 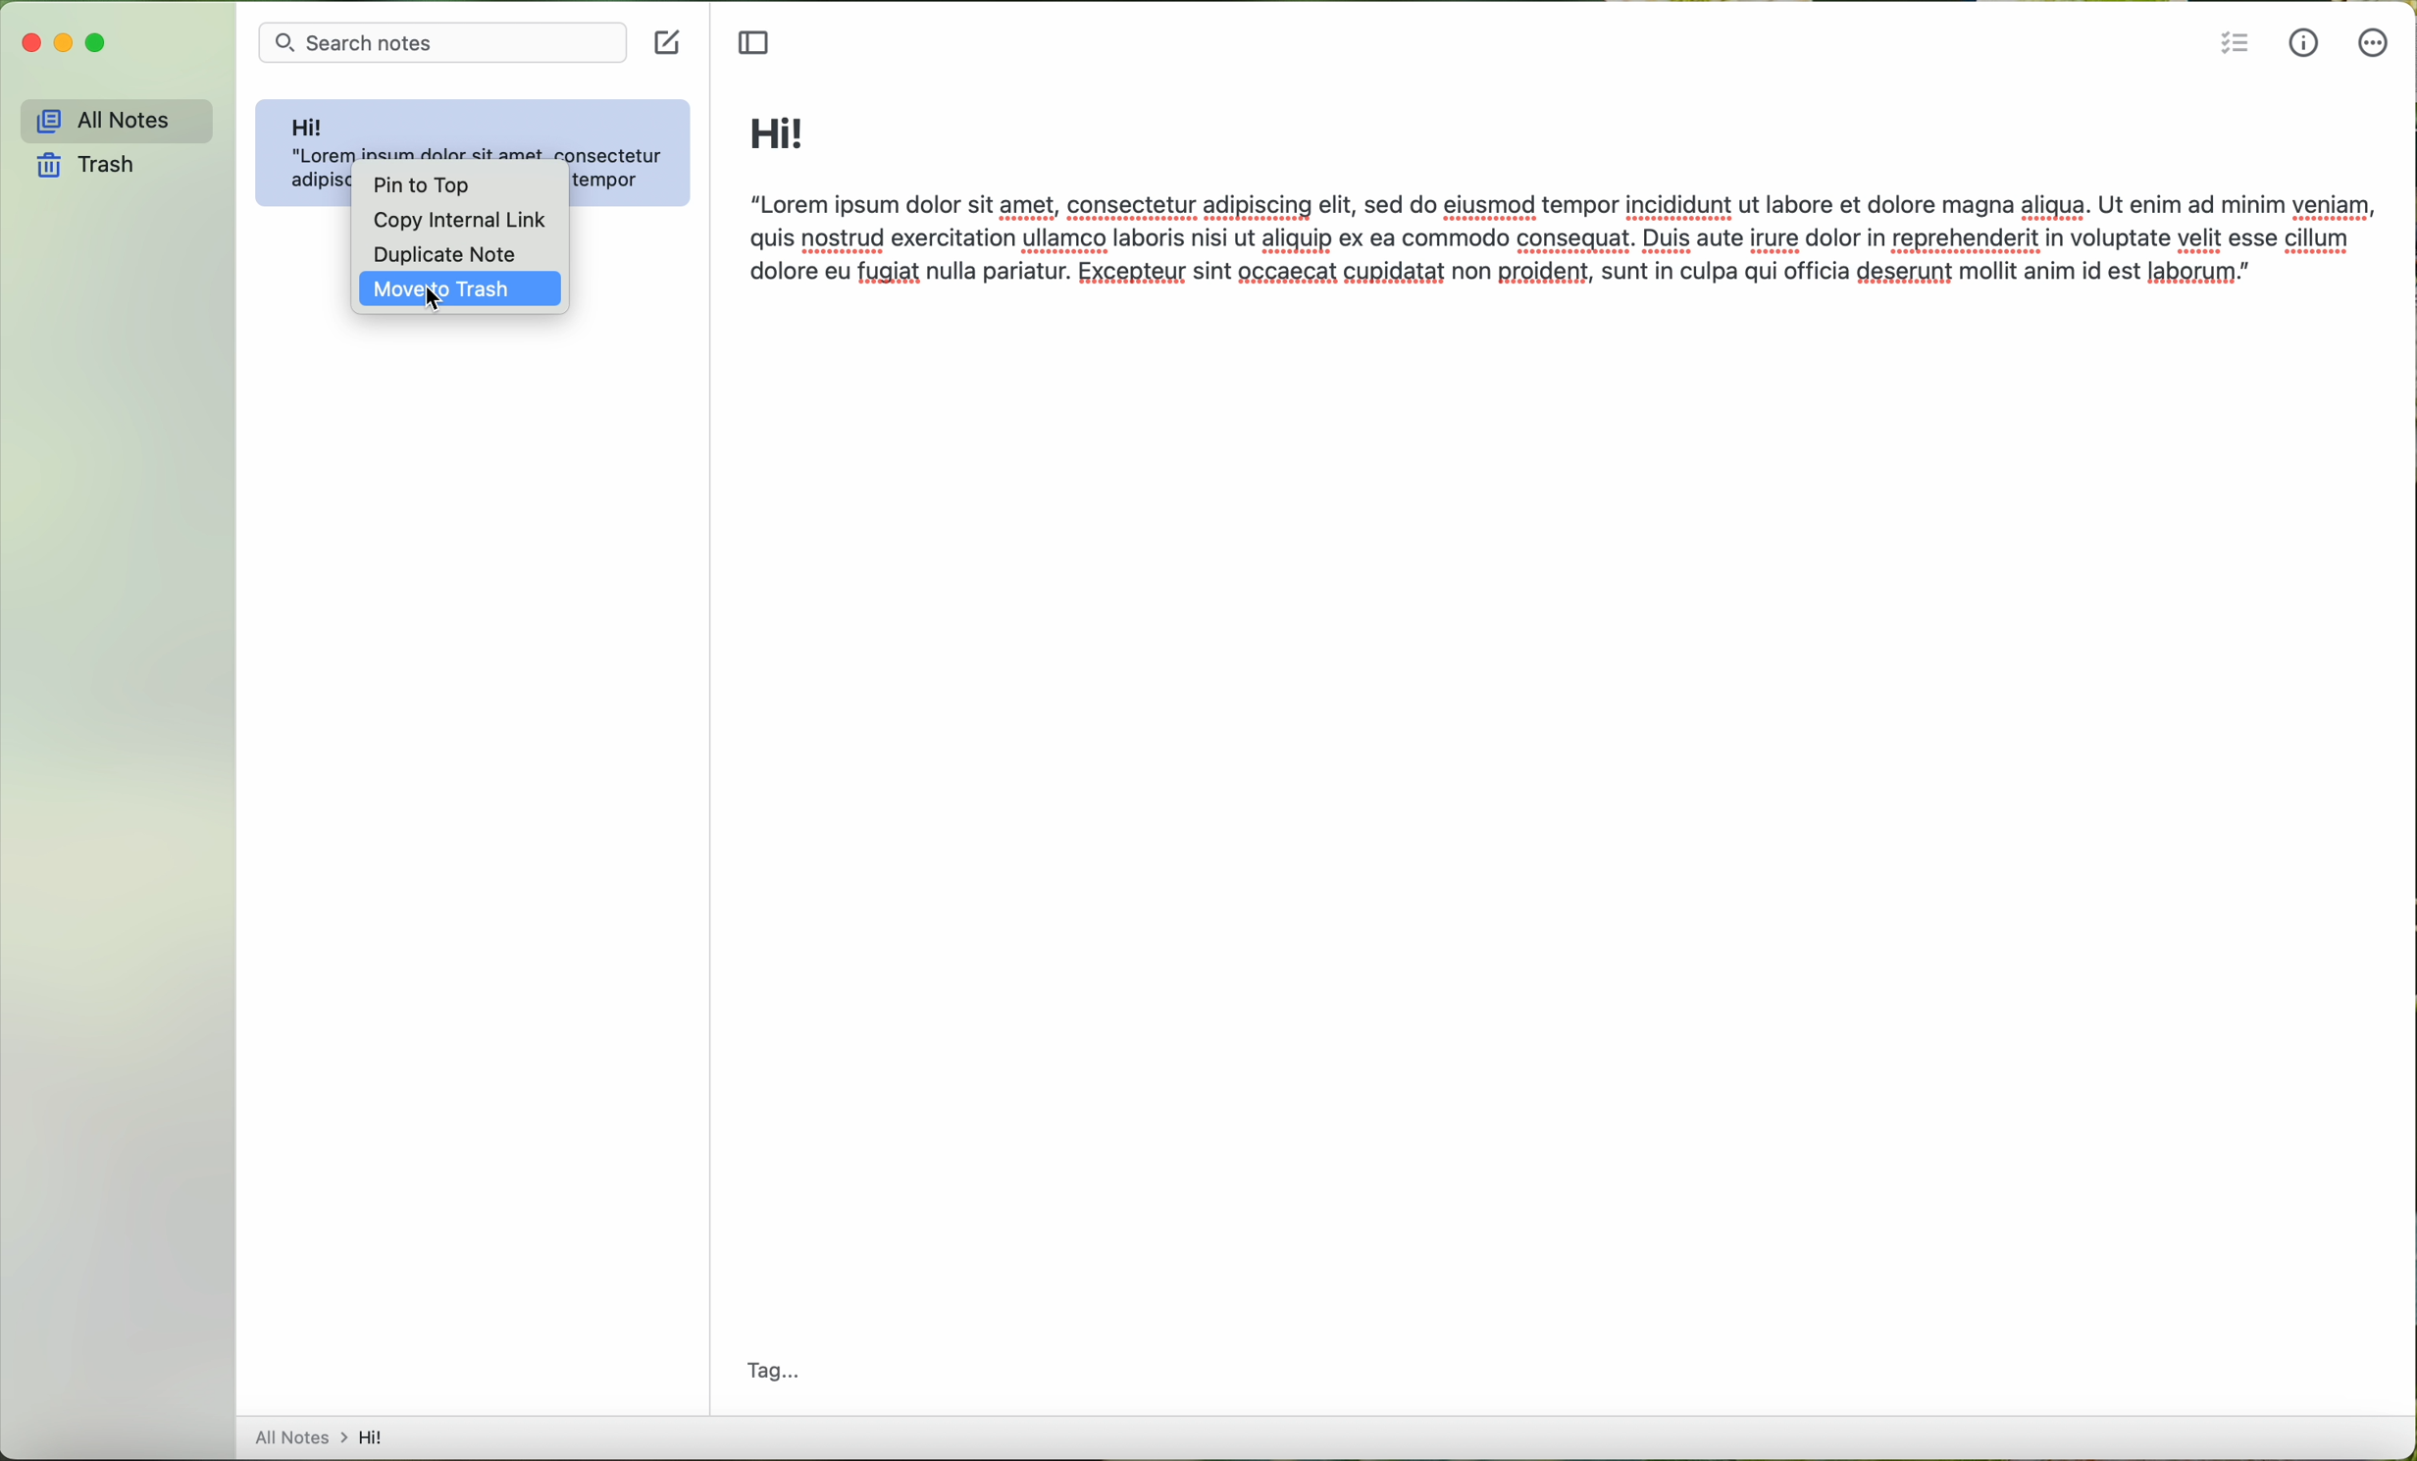 I want to click on search notes, so click(x=442, y=43).